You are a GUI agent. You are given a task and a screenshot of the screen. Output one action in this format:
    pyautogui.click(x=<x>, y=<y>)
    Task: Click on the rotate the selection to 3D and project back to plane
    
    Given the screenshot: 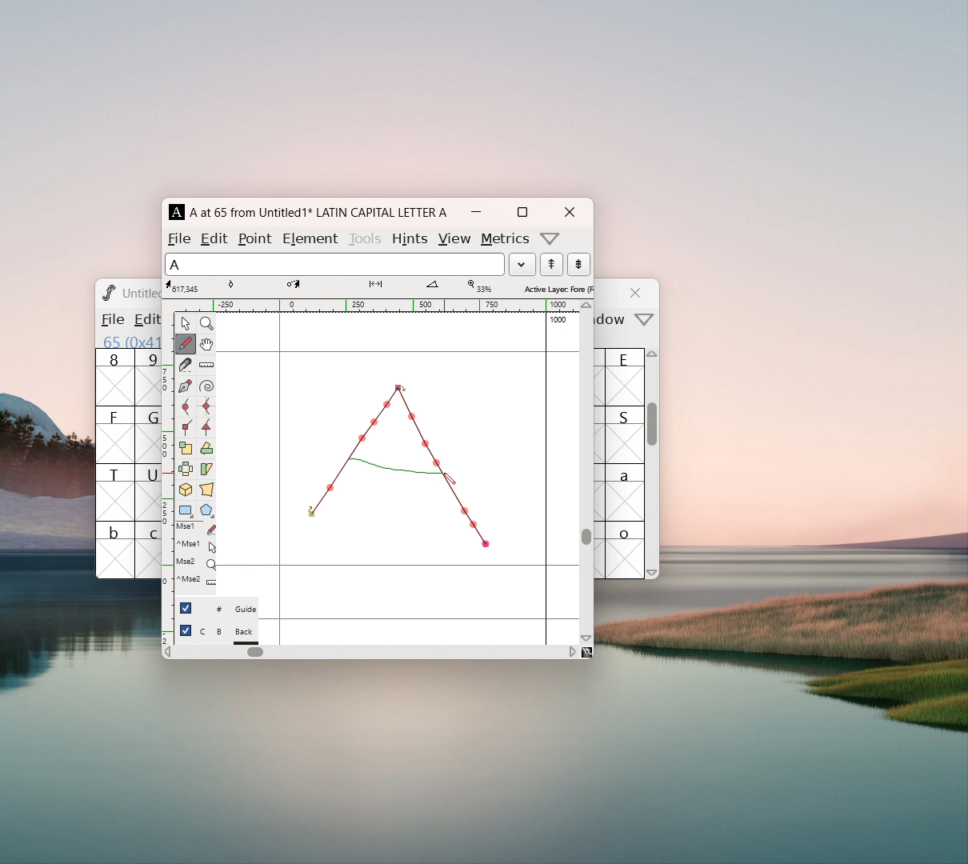 What is the action you would take?
    pyautogui.click(x=186, y=491)
    